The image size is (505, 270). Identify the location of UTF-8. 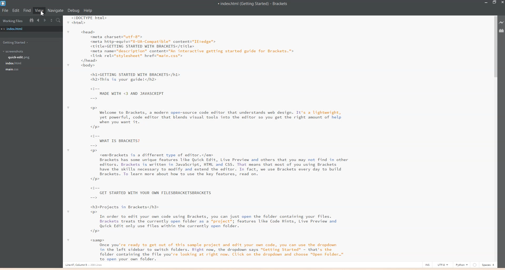
(443, 265).